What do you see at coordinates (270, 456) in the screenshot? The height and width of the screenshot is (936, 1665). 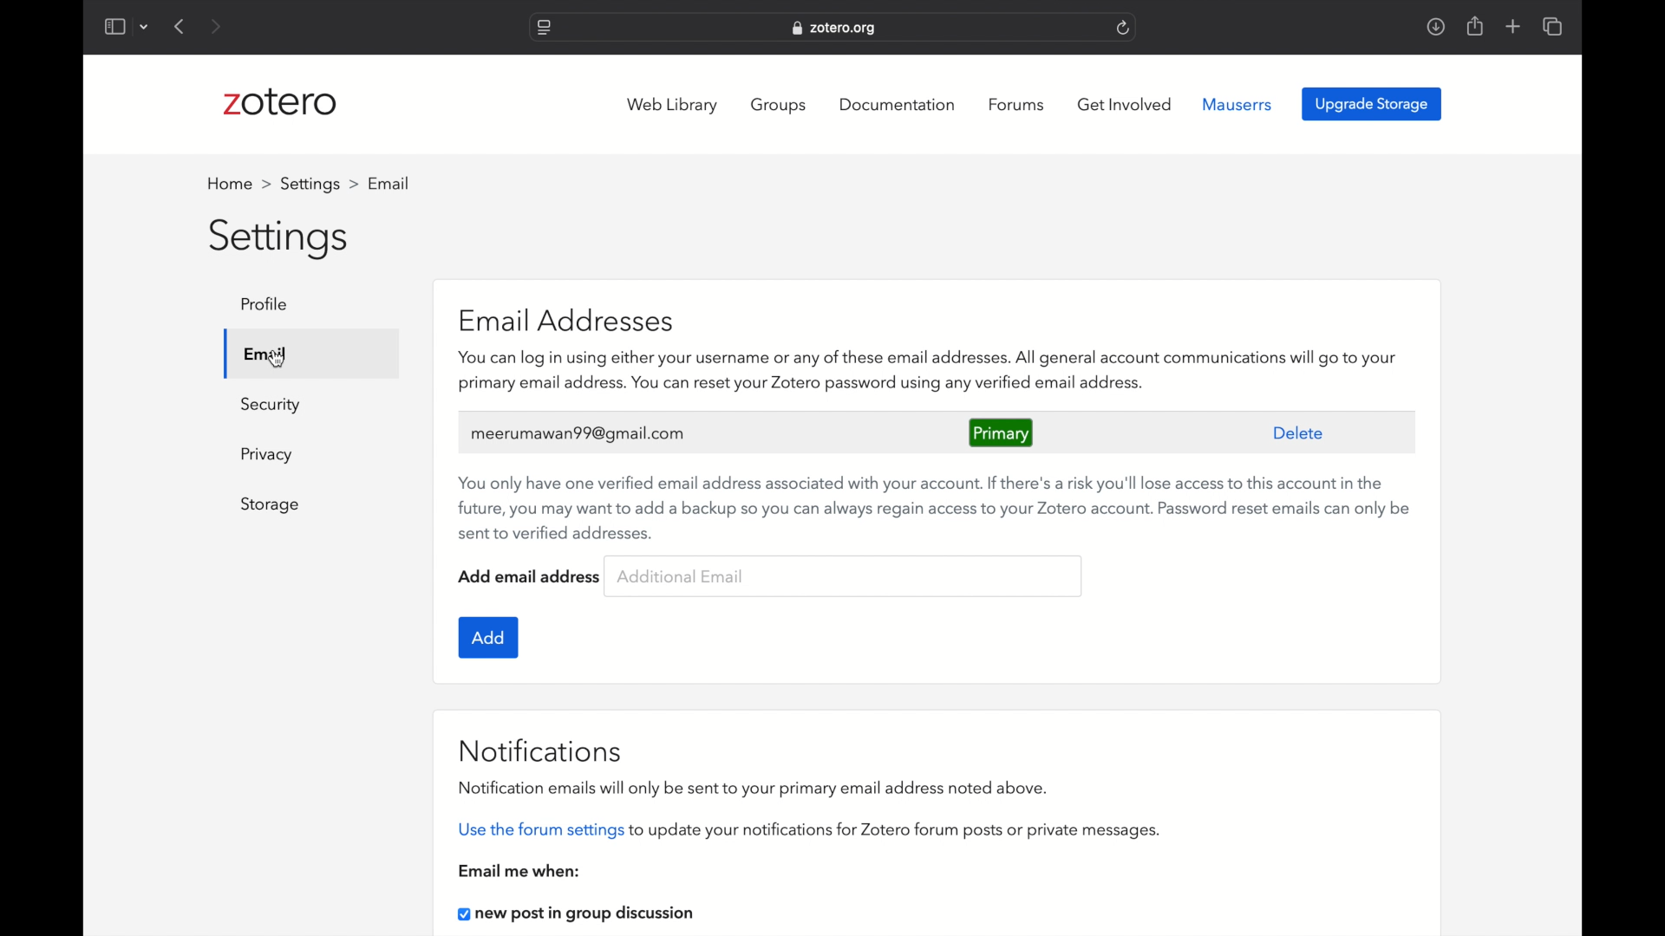 I see `privacy` at bounding box center [270, 456].